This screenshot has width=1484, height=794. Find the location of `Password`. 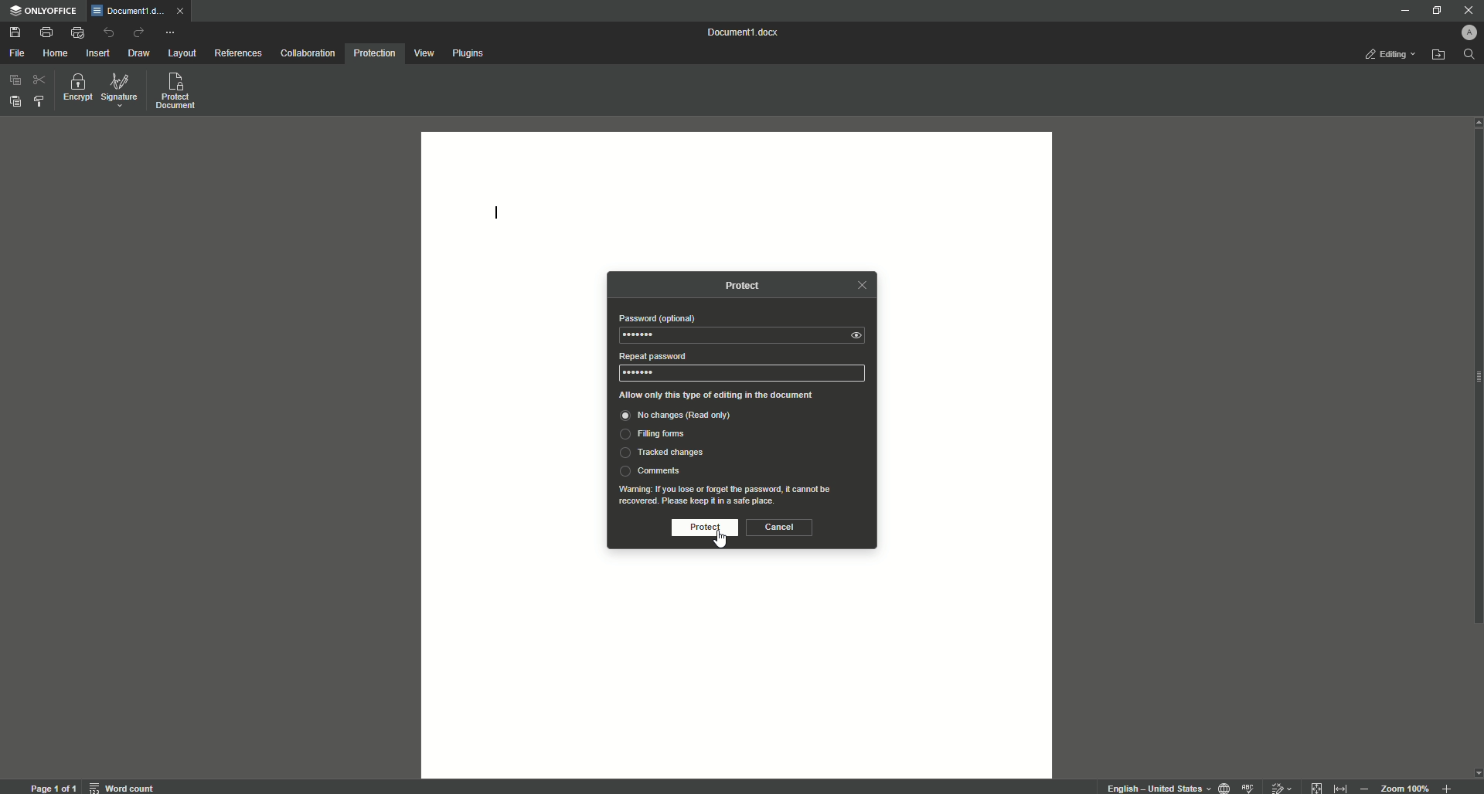

Password is located at coordinates (642, 335).